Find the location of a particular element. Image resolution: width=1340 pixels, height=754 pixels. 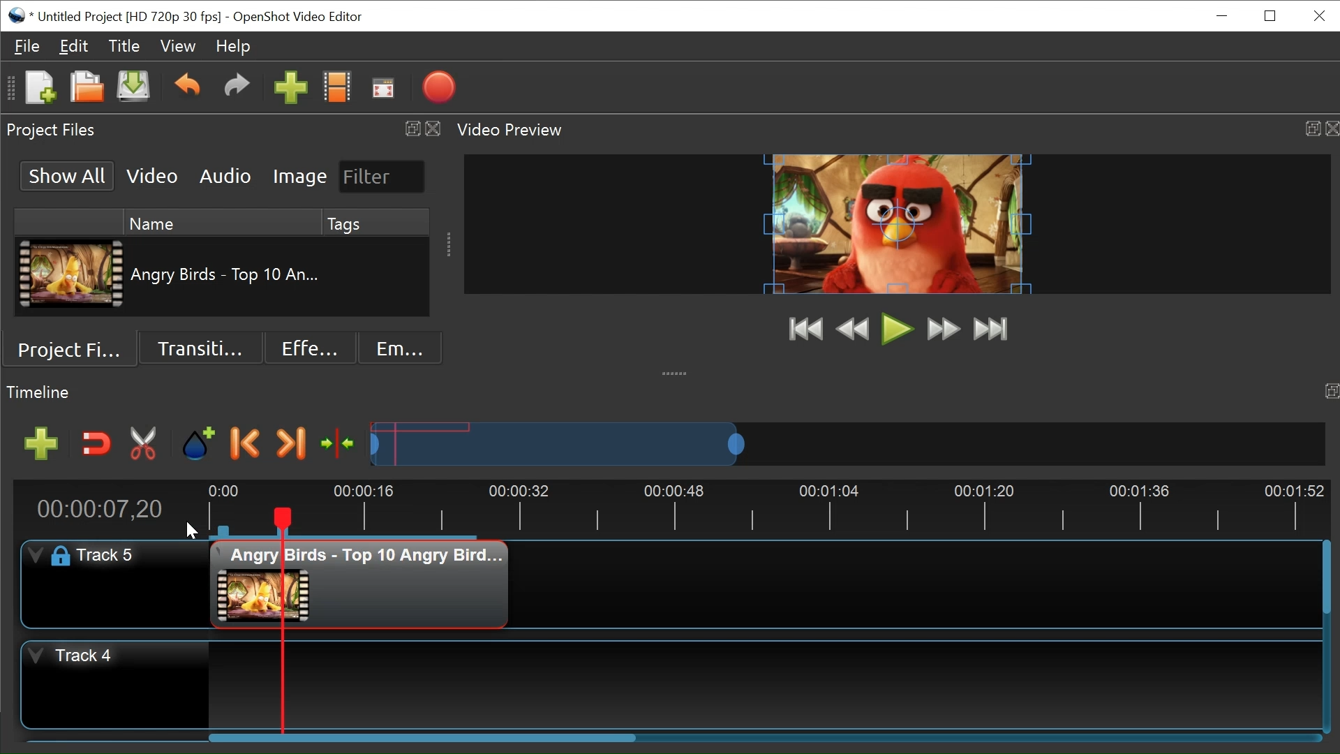

previous marker is located at coordinates (248, 443).